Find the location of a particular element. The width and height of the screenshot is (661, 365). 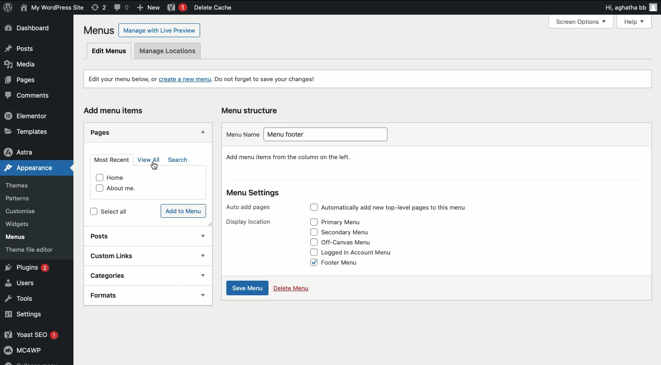

Manage locations is located at coordinates (172, 51).